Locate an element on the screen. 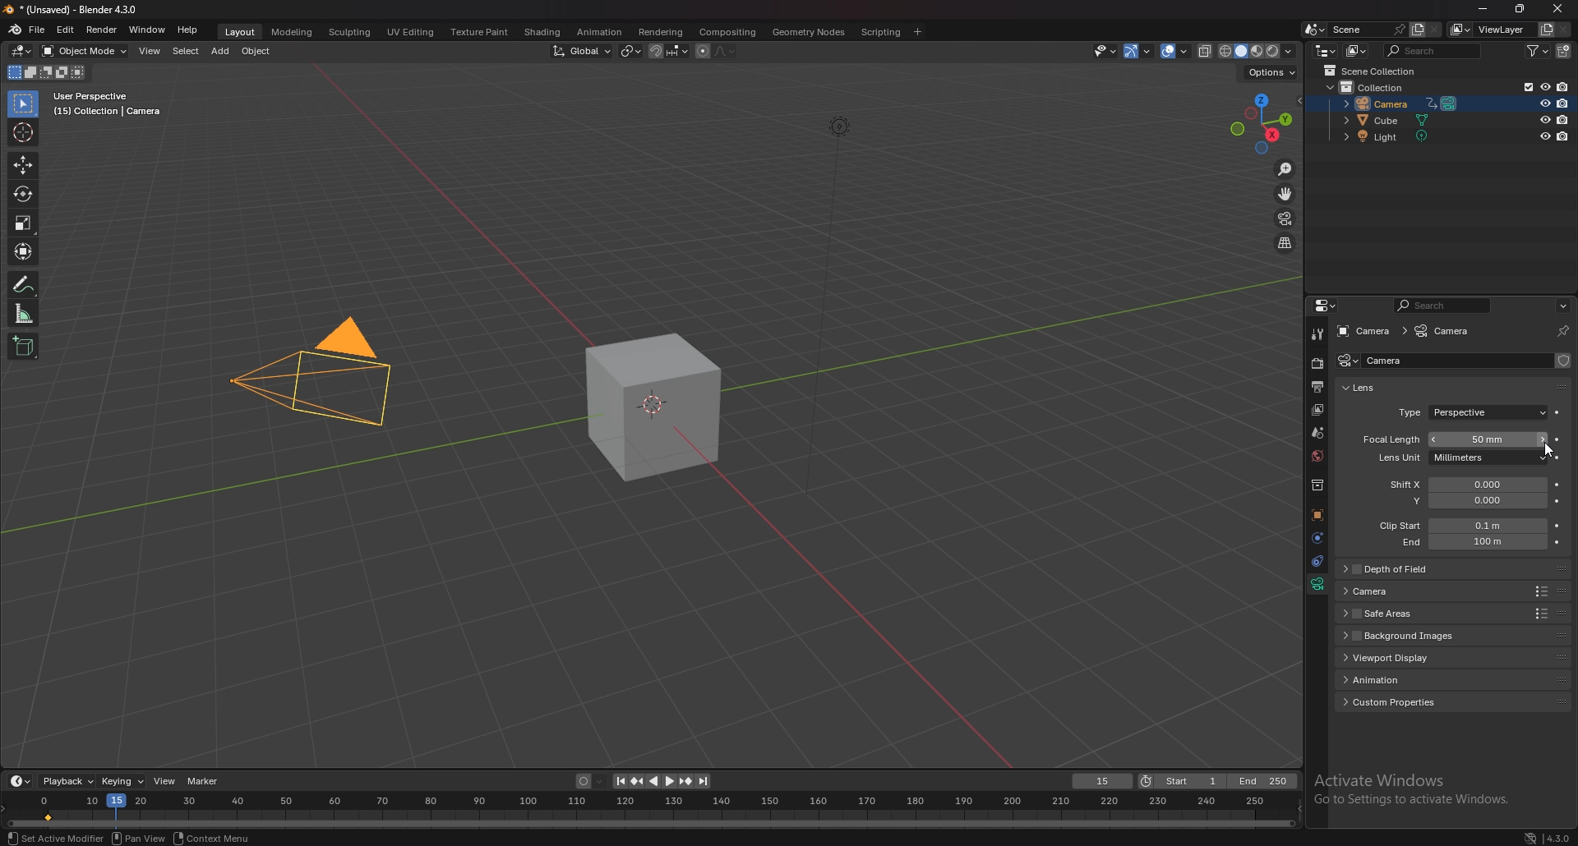 This screenshot has height=846, width=1578. set active modifier is located at coordinates (56, 838).